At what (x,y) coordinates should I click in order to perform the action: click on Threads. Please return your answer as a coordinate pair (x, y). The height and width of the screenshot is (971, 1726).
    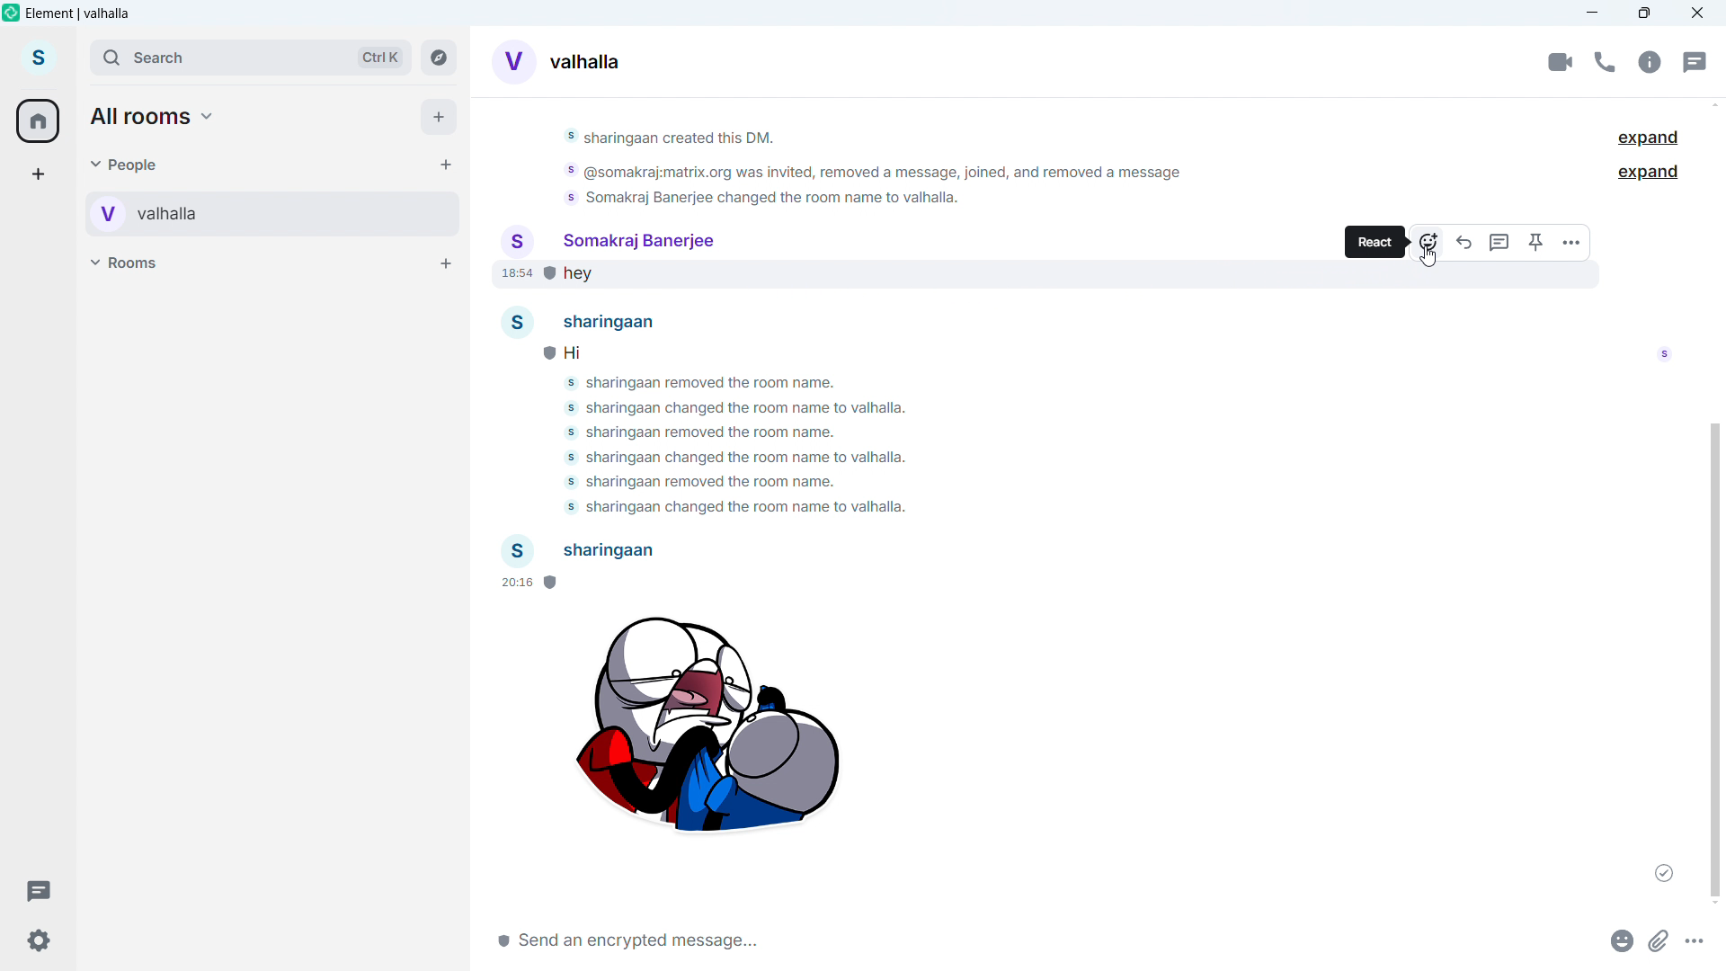
    Looking at the image, I should click on (38, 888).